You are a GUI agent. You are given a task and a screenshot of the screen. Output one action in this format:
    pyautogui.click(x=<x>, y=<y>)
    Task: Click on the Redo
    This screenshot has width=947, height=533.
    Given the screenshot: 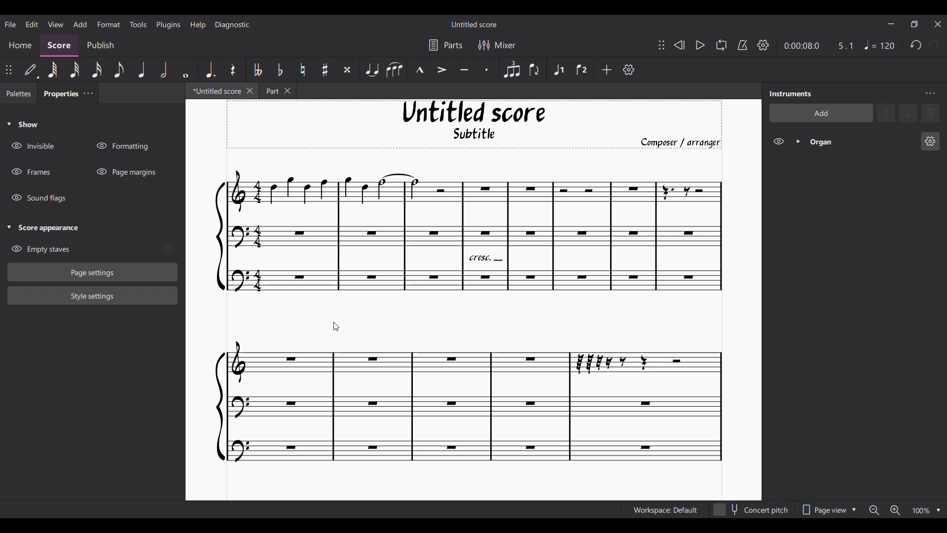 What is the action you would take?
    pyautogui.click(x=934, y=45)
    